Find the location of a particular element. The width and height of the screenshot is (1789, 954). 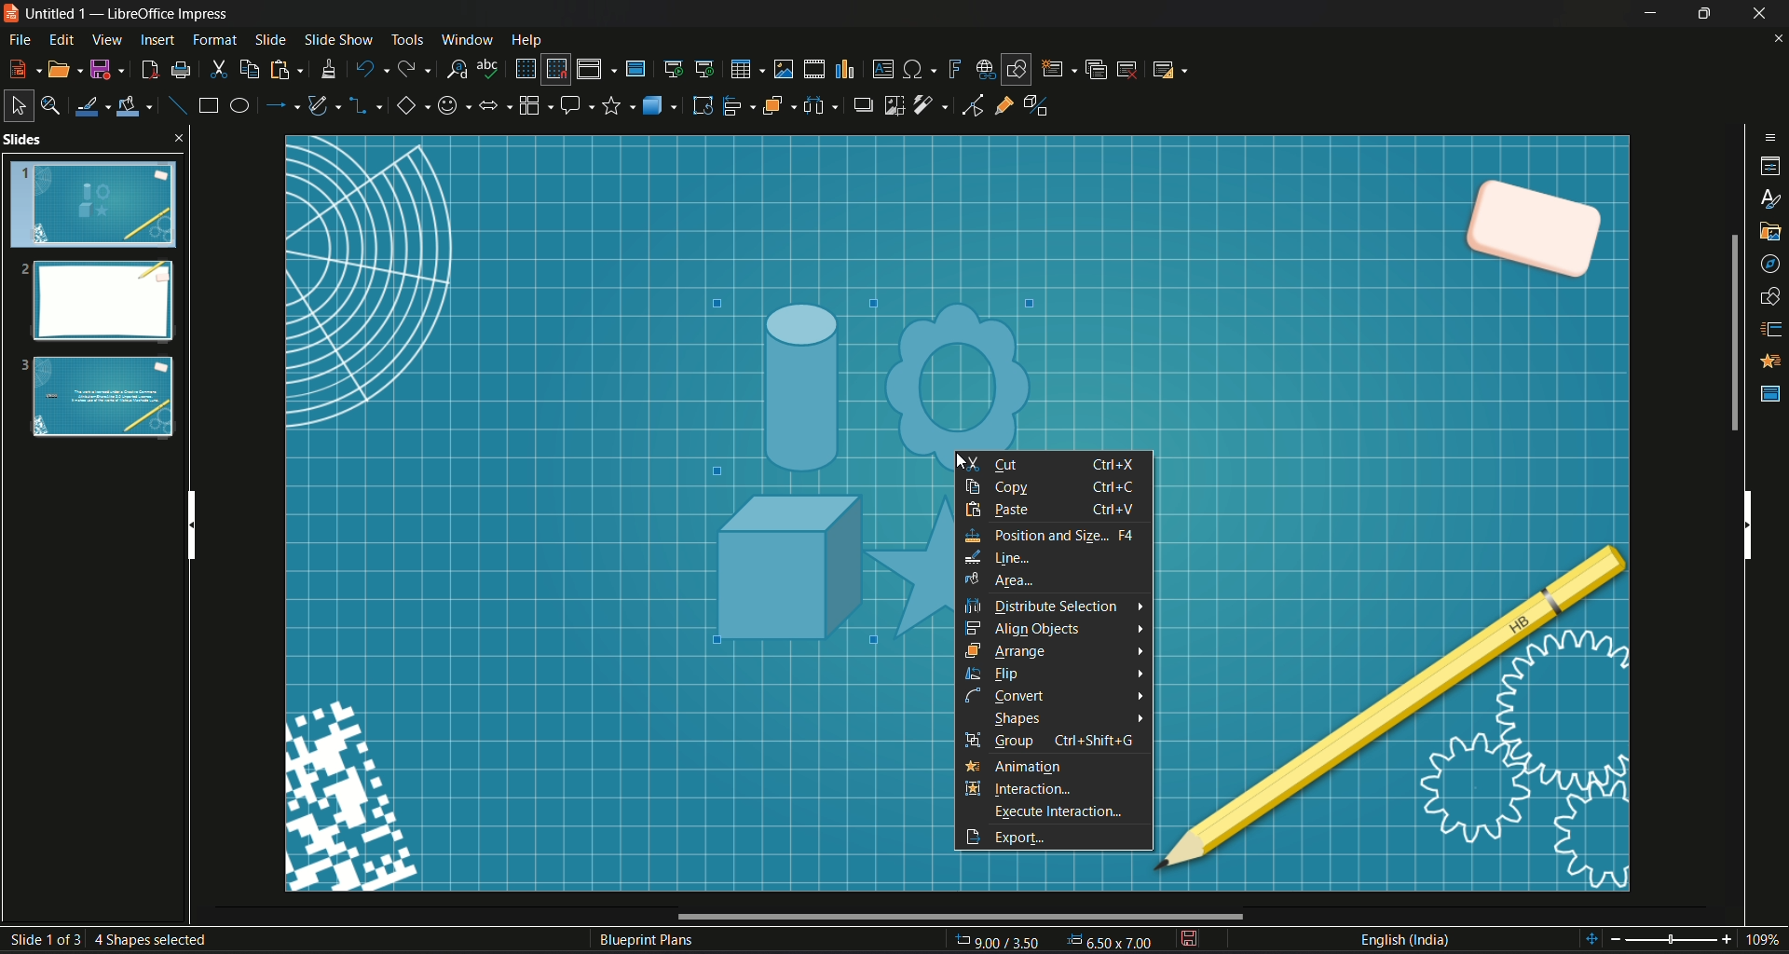

insert line is located at coordinates (176, 105).